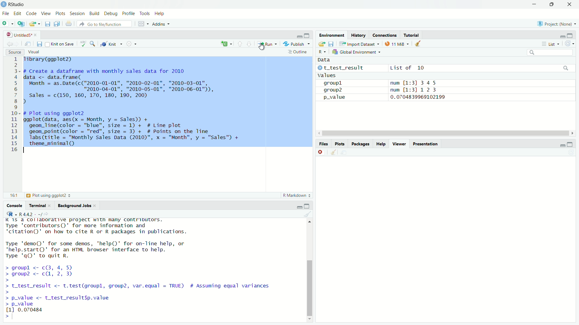 The width and height of the screenshot is (579, 325). I want to click on @R -R442- ~/, so click(25, 214).